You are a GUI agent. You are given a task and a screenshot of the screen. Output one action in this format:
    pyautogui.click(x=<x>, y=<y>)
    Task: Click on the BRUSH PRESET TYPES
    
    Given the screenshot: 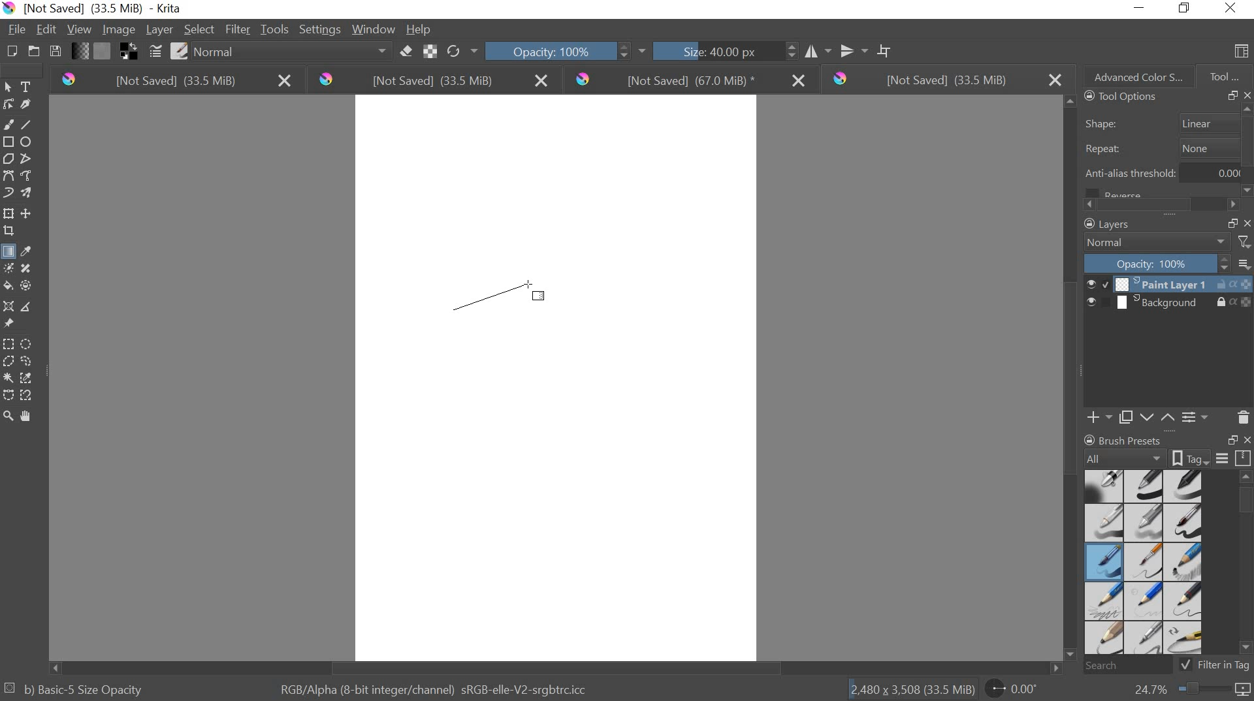 What is the action you would take?
    pyautogui.click(x=1147, y=562)
    